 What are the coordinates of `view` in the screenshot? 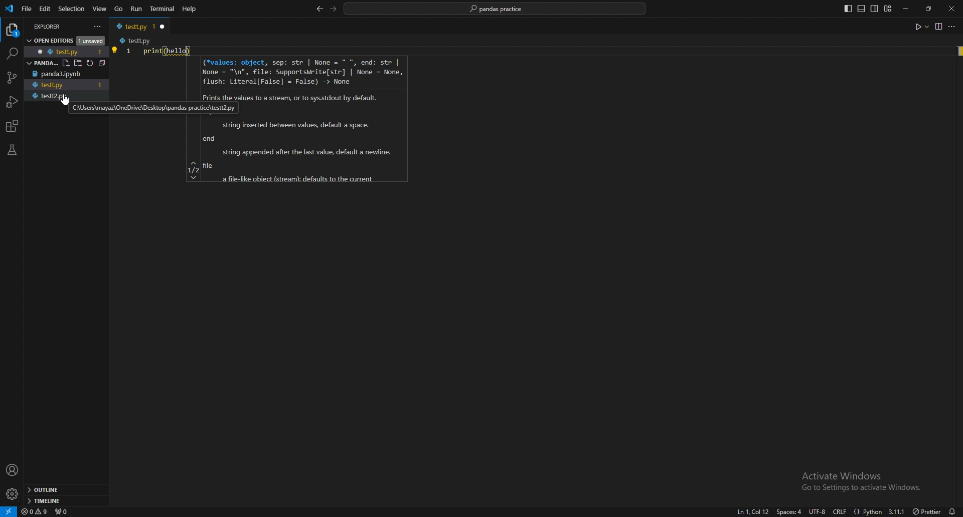 It's located at (100, 9).